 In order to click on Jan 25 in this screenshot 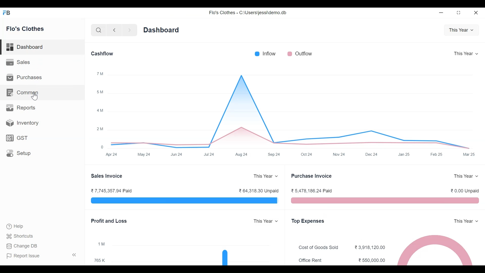, I will do `click(403, 154)`.